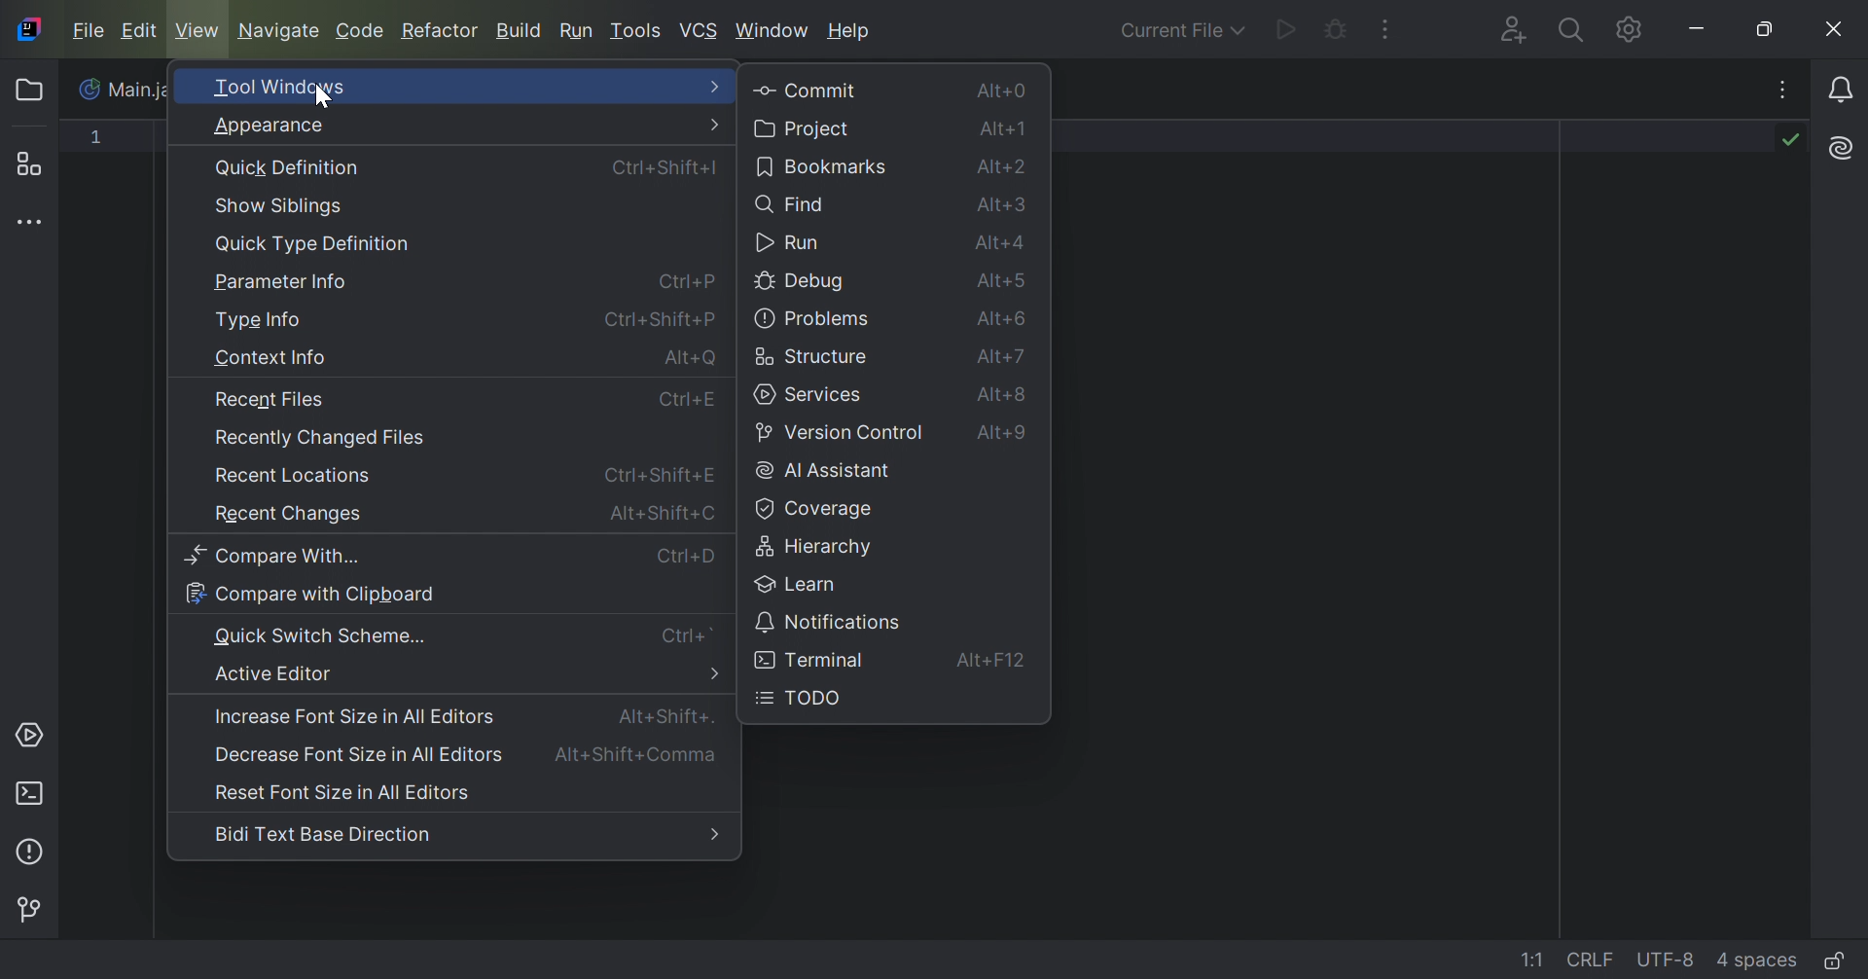 Image resolution: width=1868 pixels, height=979 pixels. I want to click on Recent Changes, so click(286, 517).